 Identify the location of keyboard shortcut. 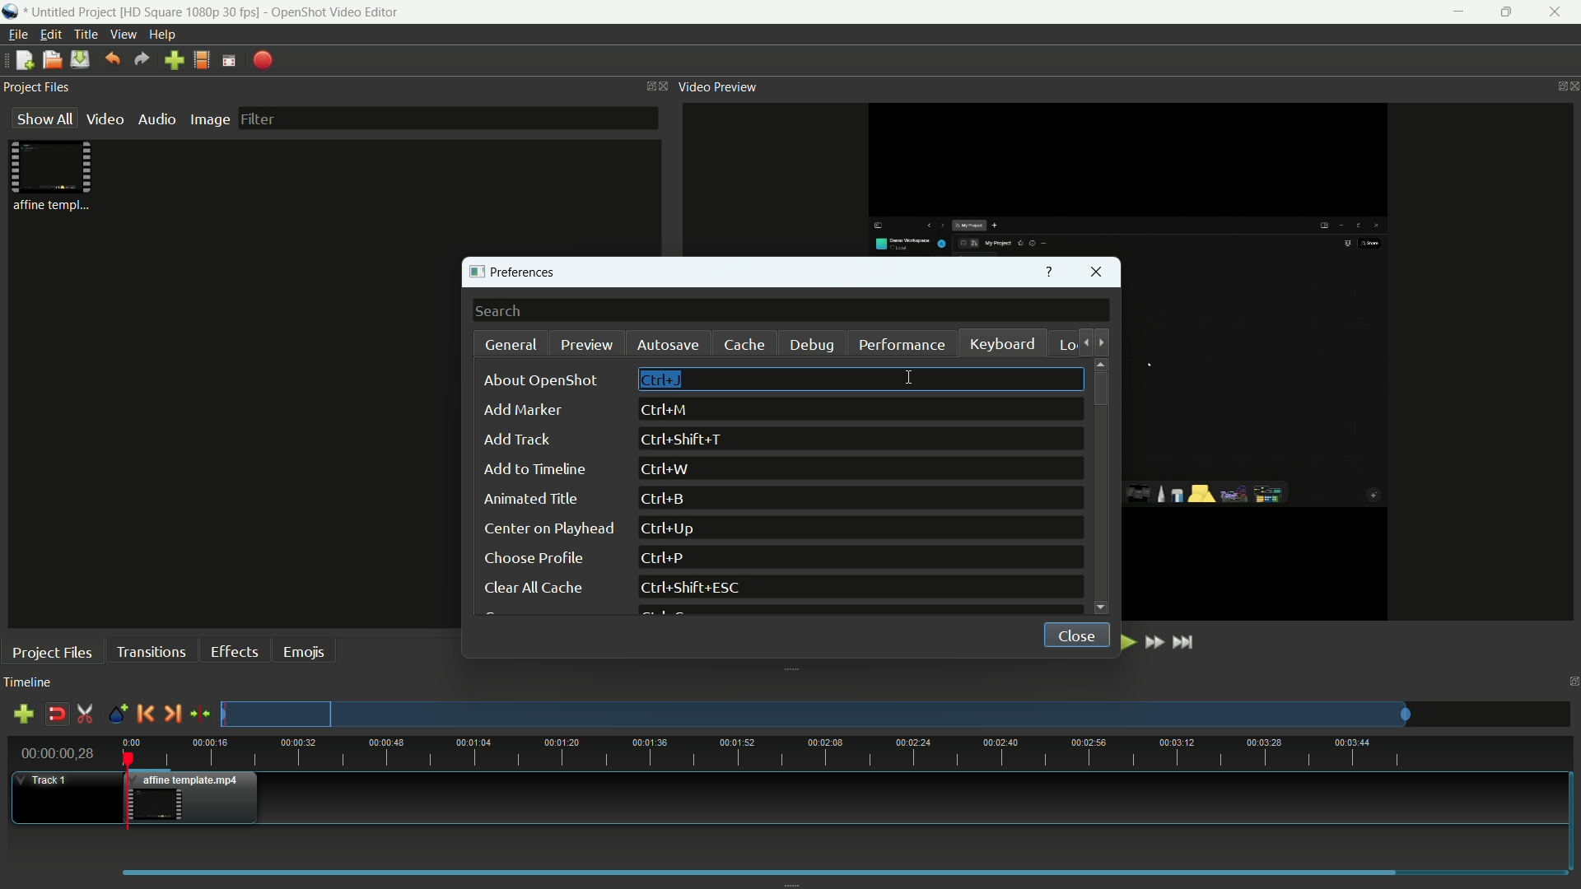
(686, 440).